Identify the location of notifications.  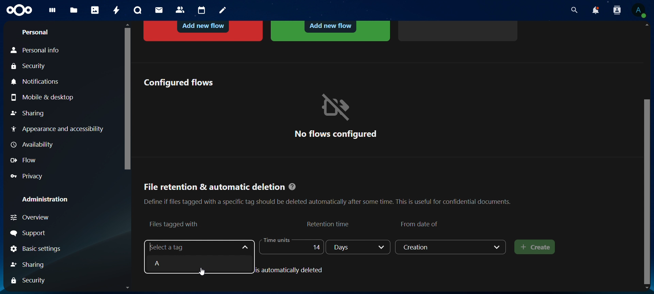
(595, 10).